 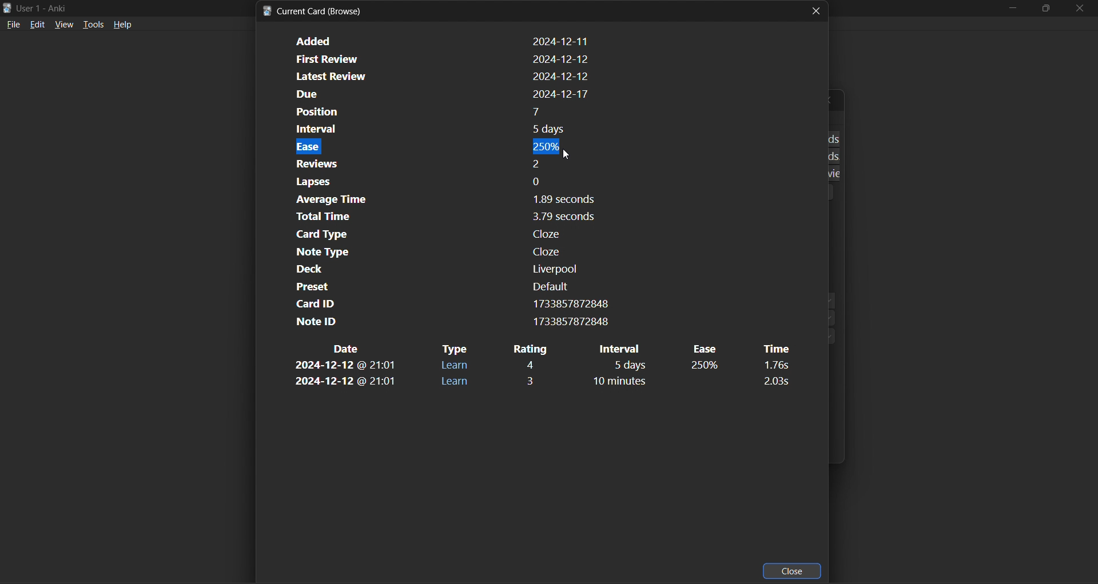 I want to click on interval, so click(x=629, y=365).